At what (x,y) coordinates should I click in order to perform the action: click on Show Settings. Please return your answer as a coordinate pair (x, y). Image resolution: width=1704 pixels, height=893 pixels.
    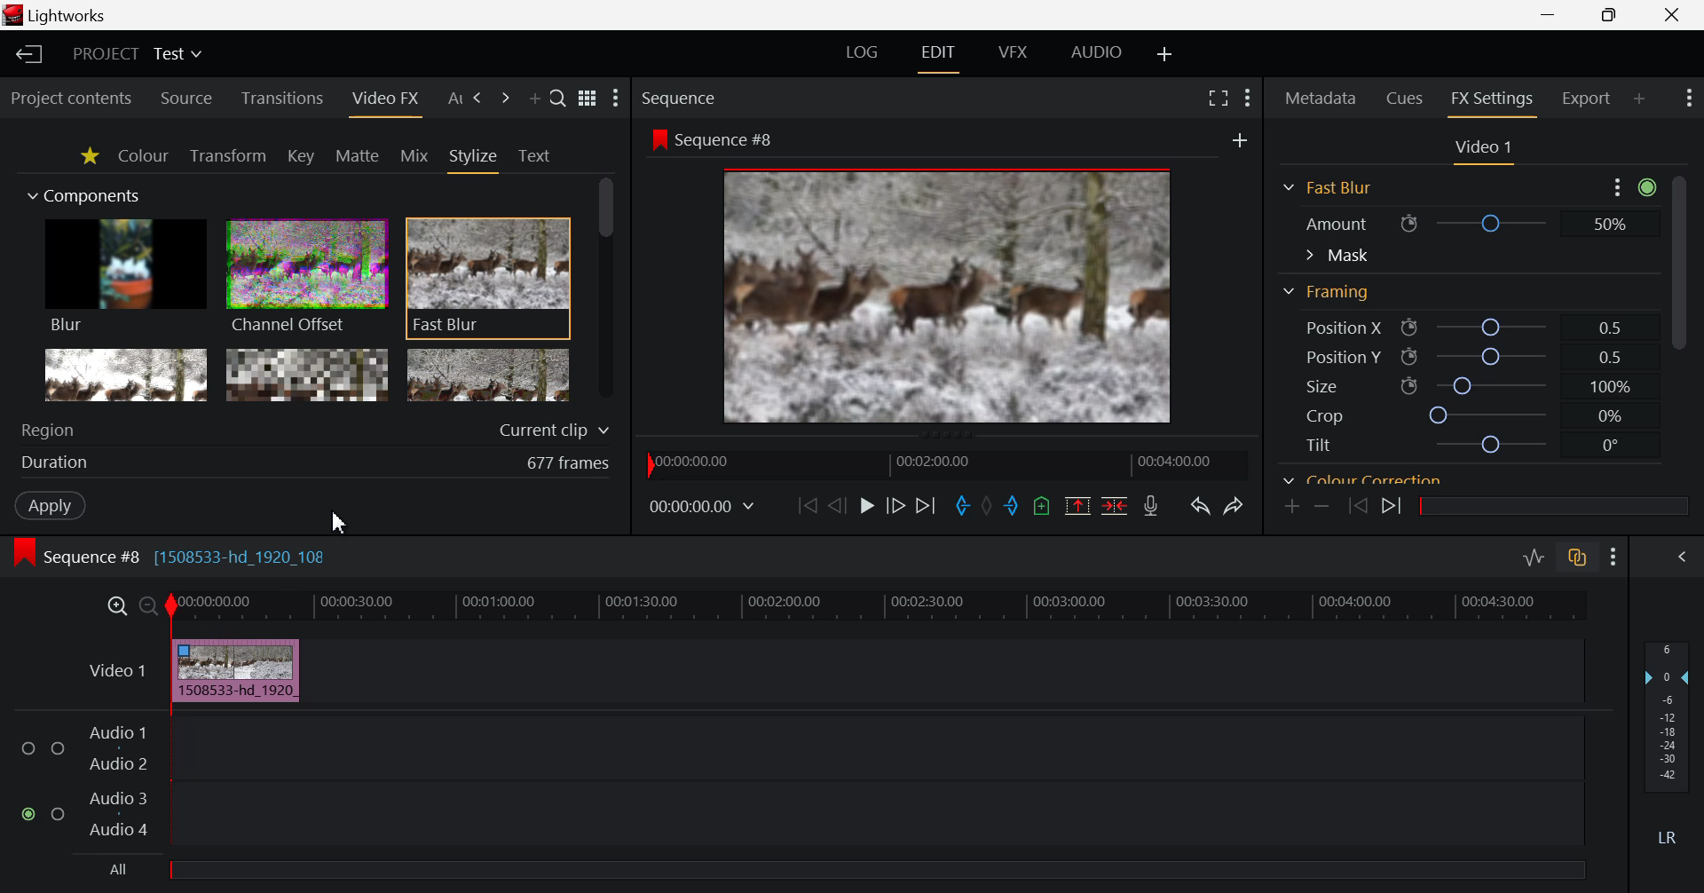
    Looking at the image, I should click on (616, 96).